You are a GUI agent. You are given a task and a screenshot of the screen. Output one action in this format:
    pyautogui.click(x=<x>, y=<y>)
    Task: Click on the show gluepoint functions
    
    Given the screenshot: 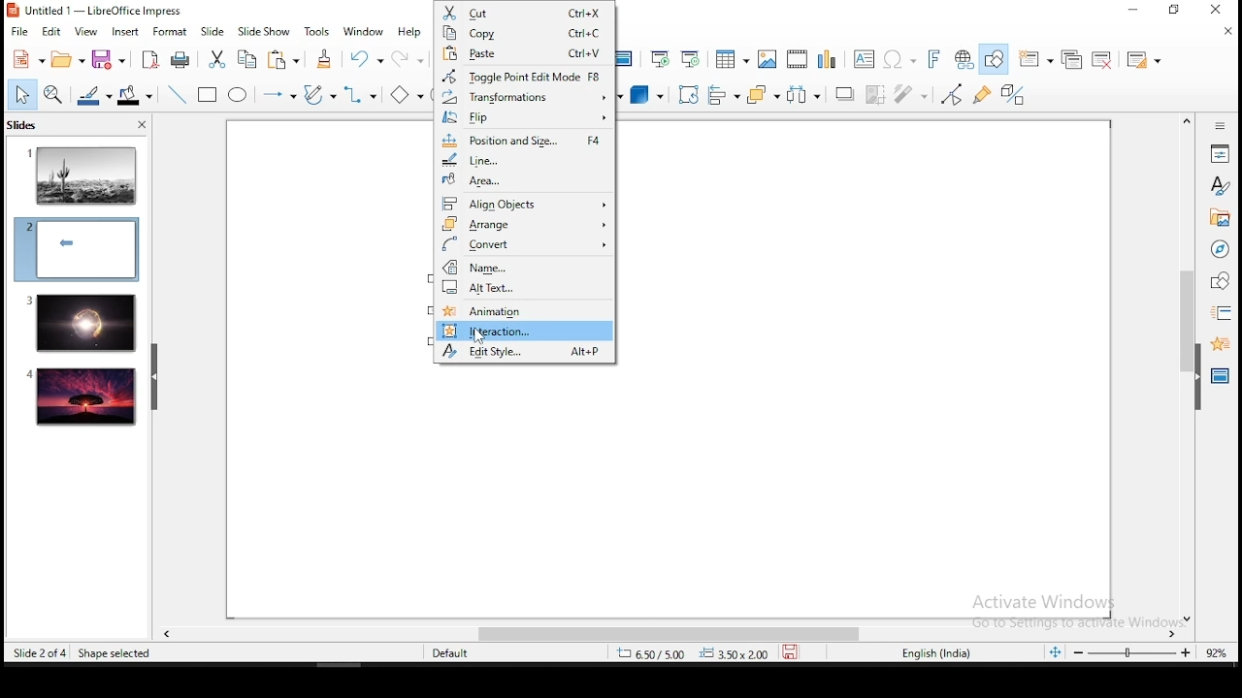 What is the action you would take?
    pyautogui.click(x=987, y=94)
    